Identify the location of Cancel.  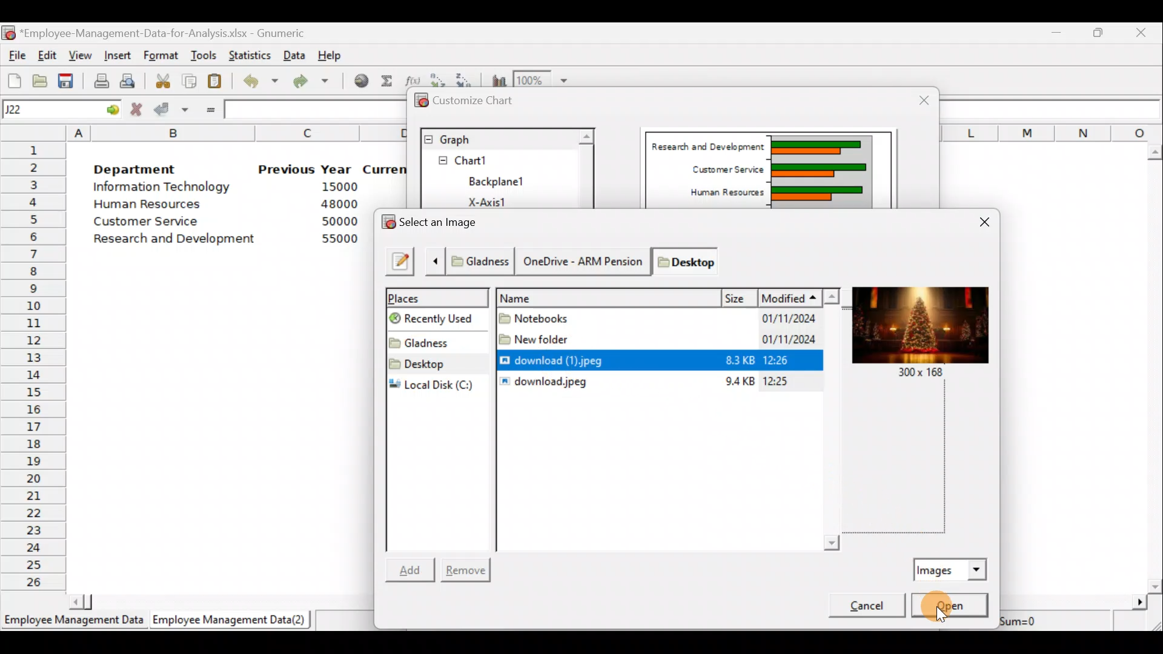
(863, 608).